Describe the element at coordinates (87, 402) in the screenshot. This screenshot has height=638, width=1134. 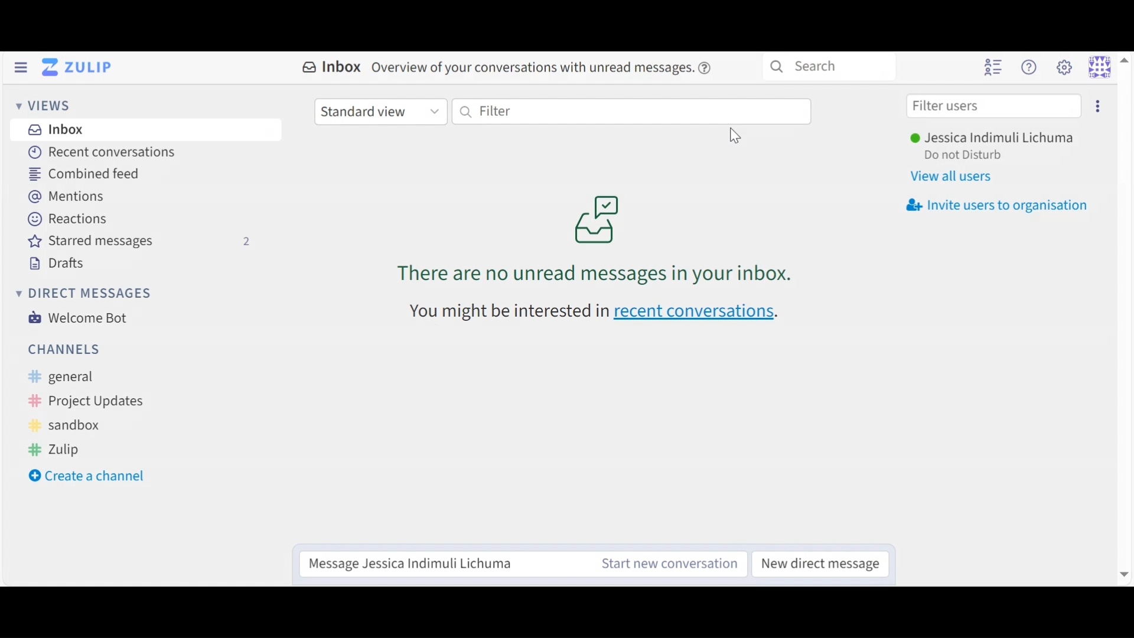
I see `project updates` at that location.